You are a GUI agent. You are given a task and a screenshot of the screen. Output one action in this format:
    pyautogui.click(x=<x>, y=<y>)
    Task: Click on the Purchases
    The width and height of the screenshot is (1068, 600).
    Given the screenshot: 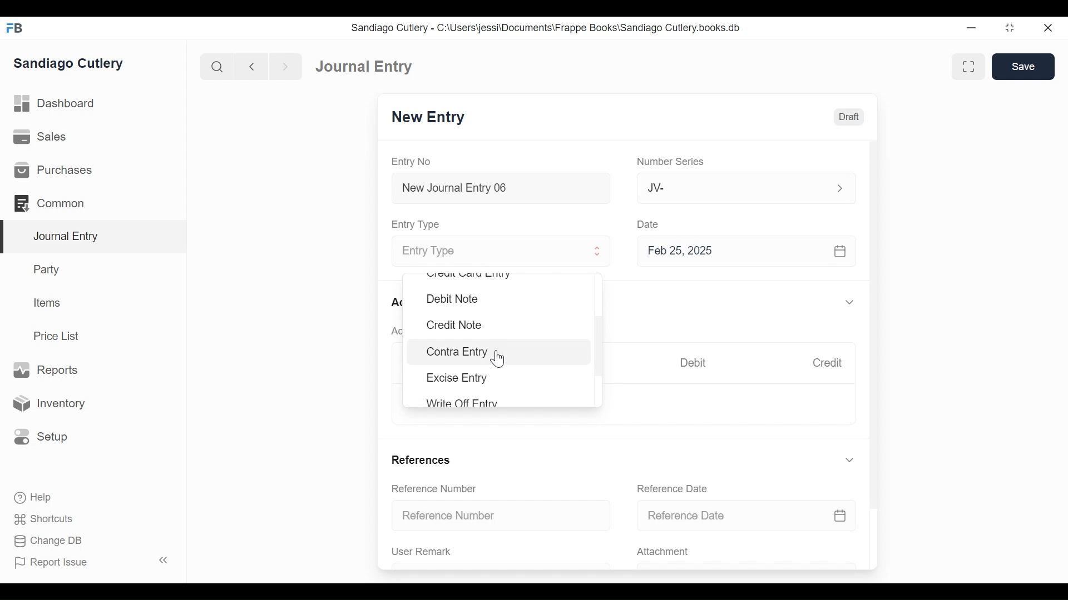 What is the action you would take?
    pyautogui.click(x=52, y=170)
    